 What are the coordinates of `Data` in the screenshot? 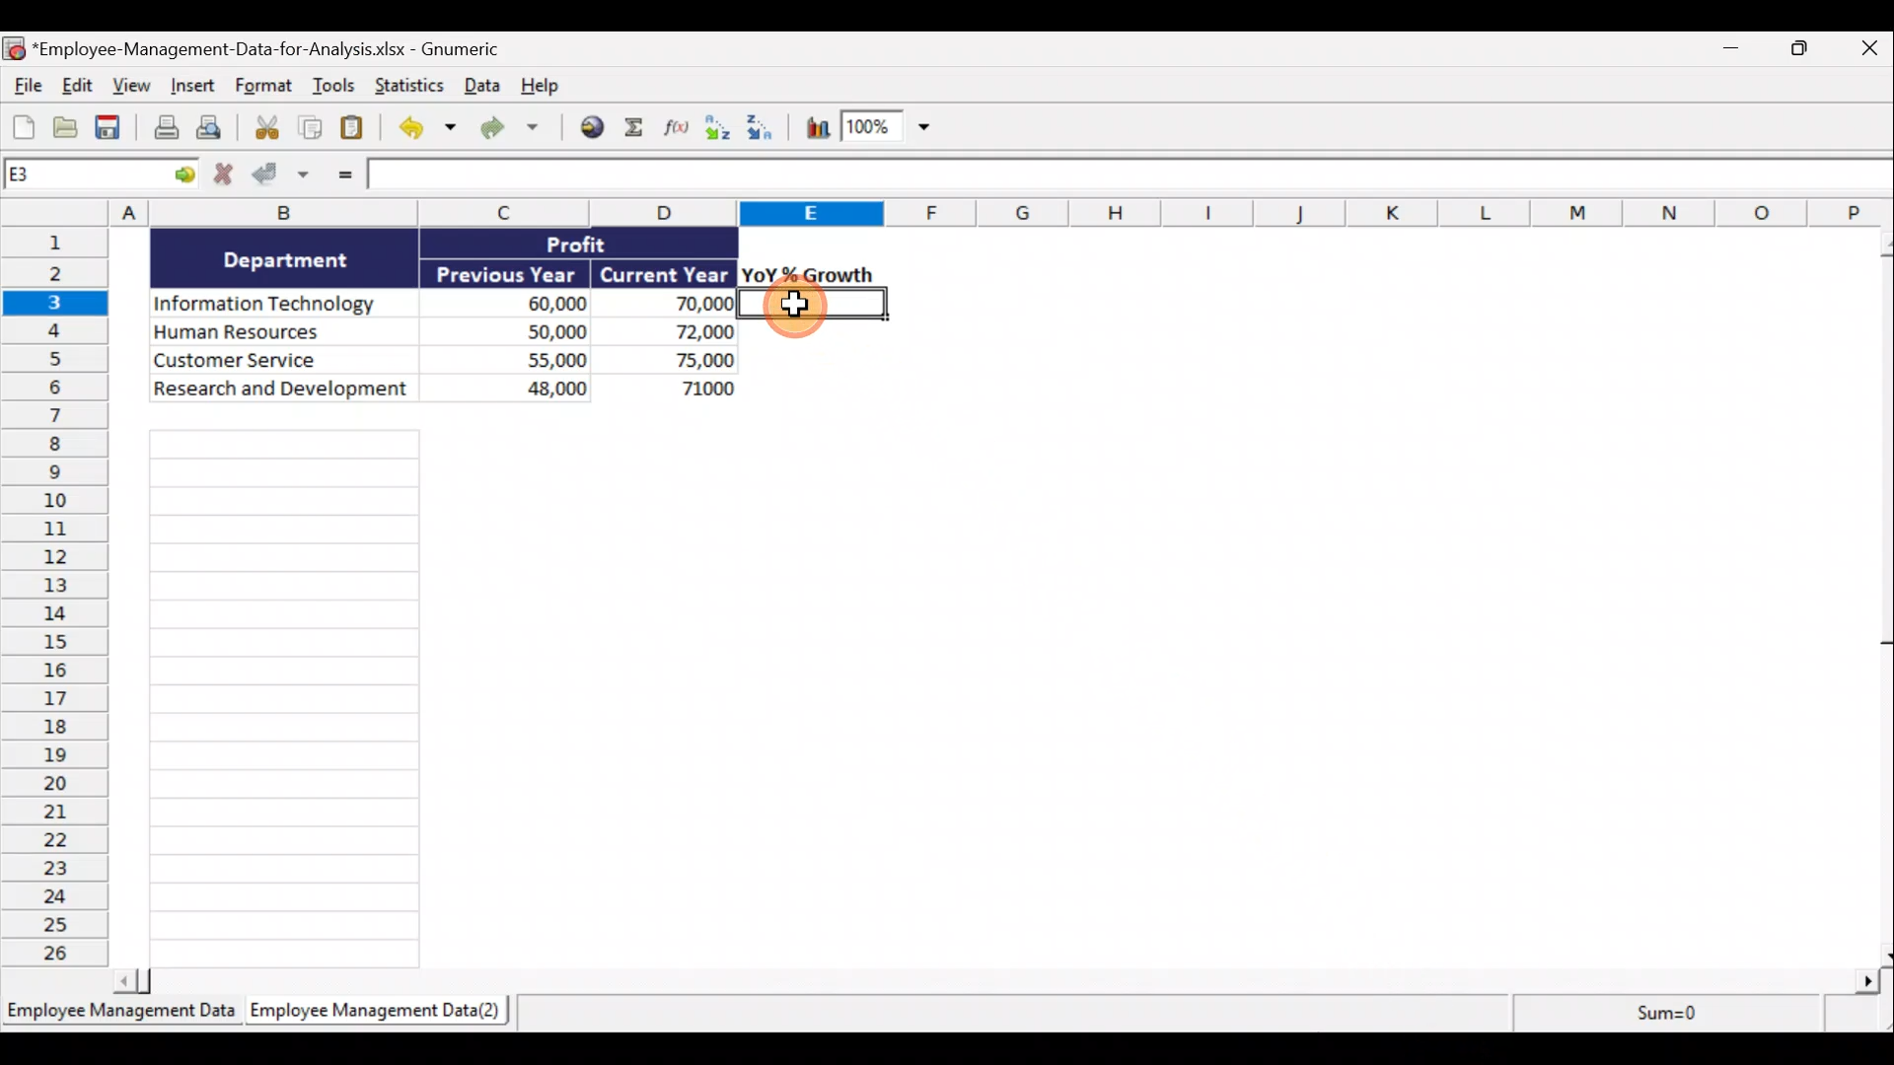 It's located at (478, 88).